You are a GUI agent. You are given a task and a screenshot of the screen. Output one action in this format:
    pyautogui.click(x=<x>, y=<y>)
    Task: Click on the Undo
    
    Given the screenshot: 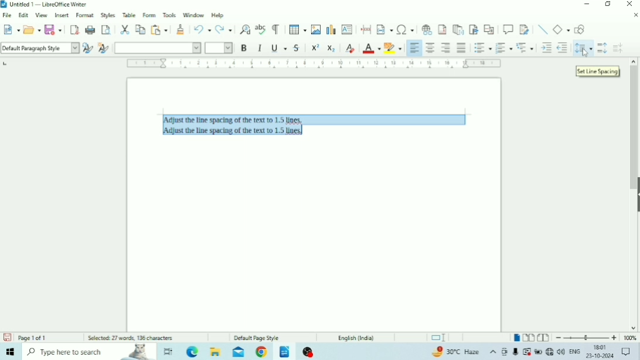 What is the action you would take?
    pyautogui.click(x=202, y=29)
    